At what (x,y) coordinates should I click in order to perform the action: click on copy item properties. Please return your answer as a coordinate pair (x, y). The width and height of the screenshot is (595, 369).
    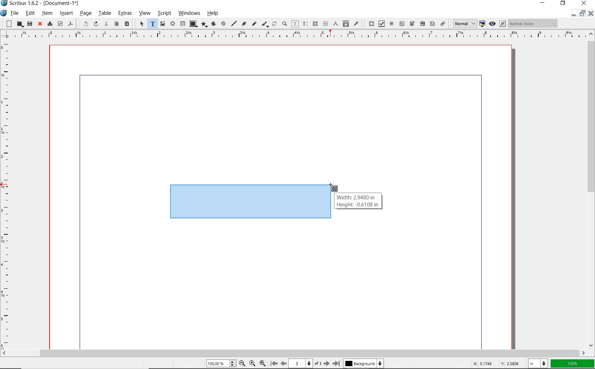
    Looking at the image, I should click on (346, 23).